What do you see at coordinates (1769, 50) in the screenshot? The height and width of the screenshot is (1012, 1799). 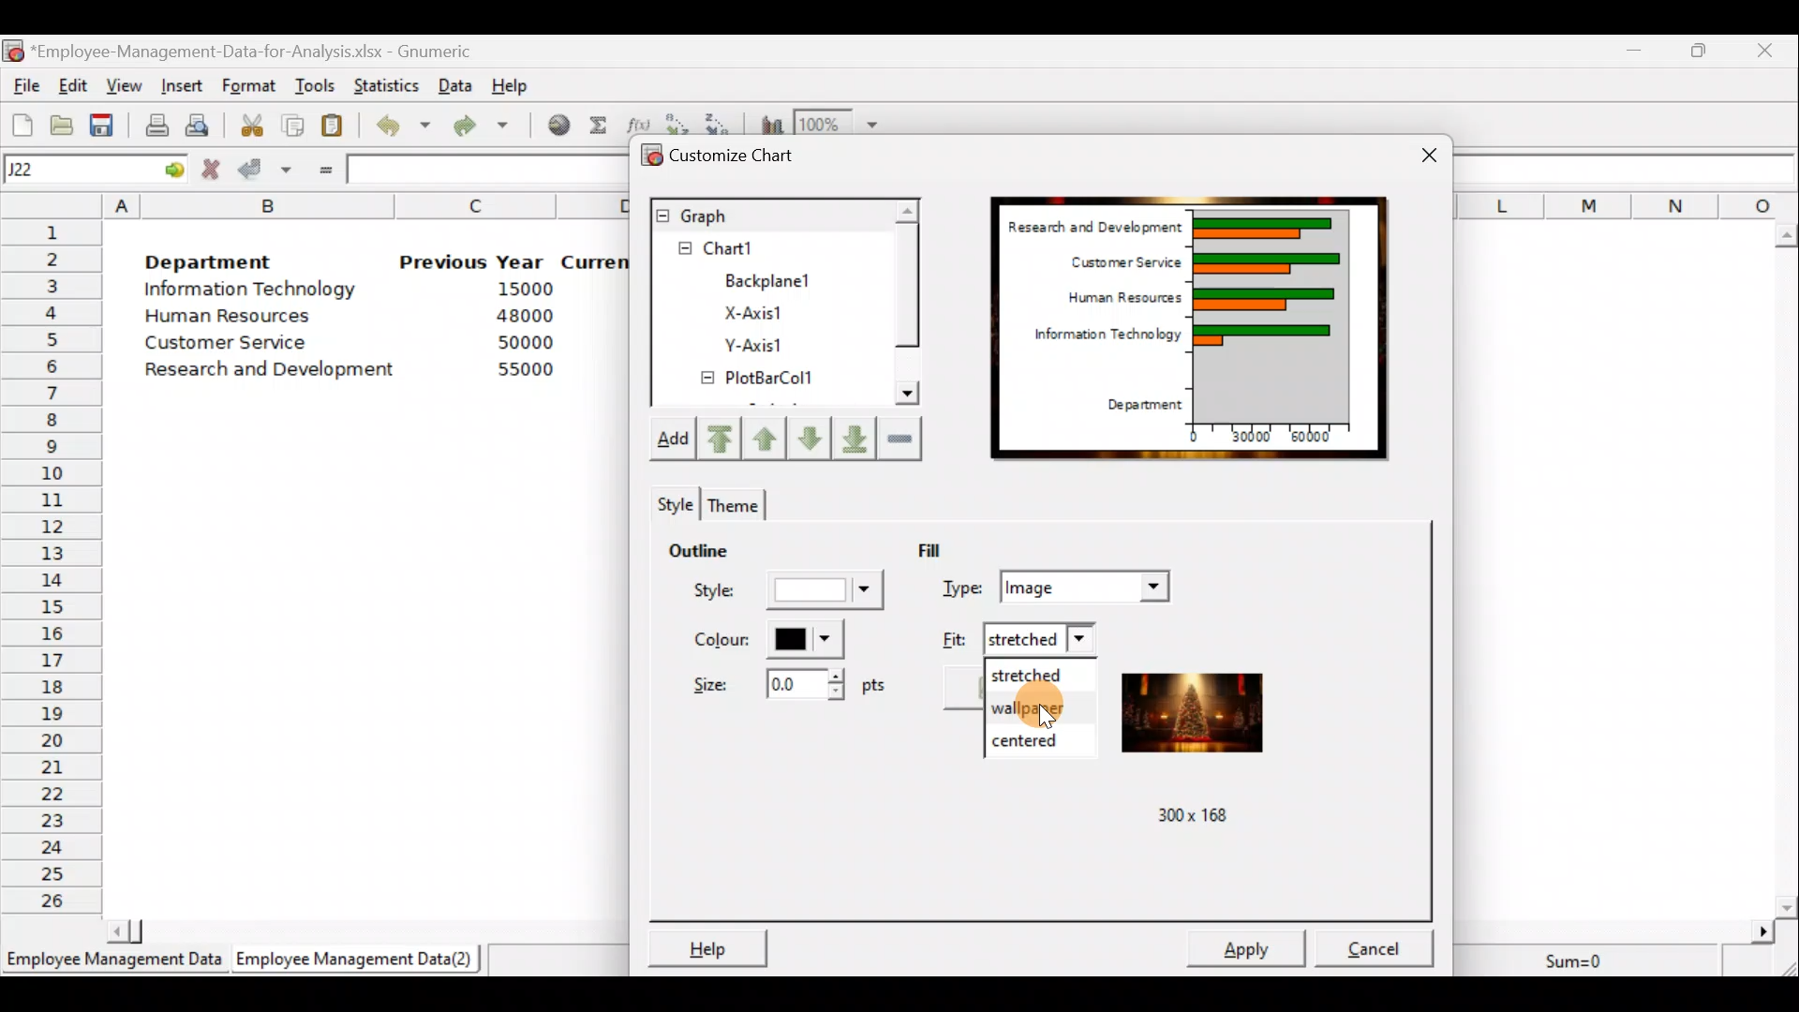 I see `Close` at bounding box center [1769, 50].